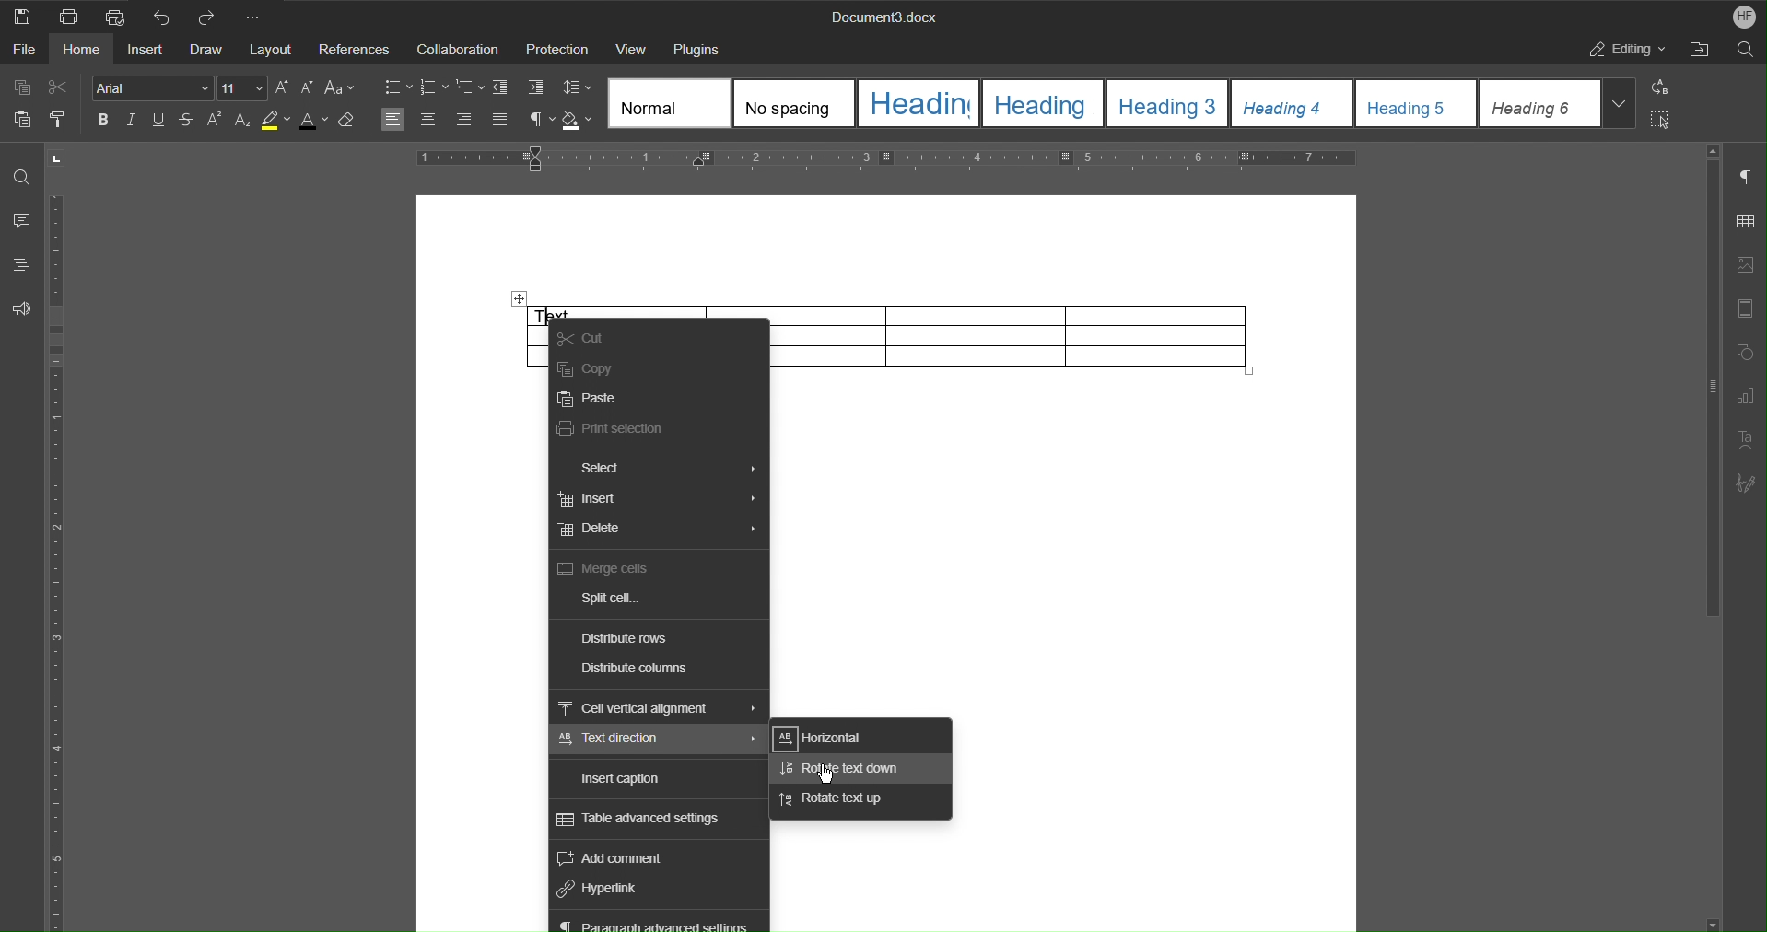 This screenshot has height=932, width=1767. I want to click on Multilevel List, so click(470, 88).